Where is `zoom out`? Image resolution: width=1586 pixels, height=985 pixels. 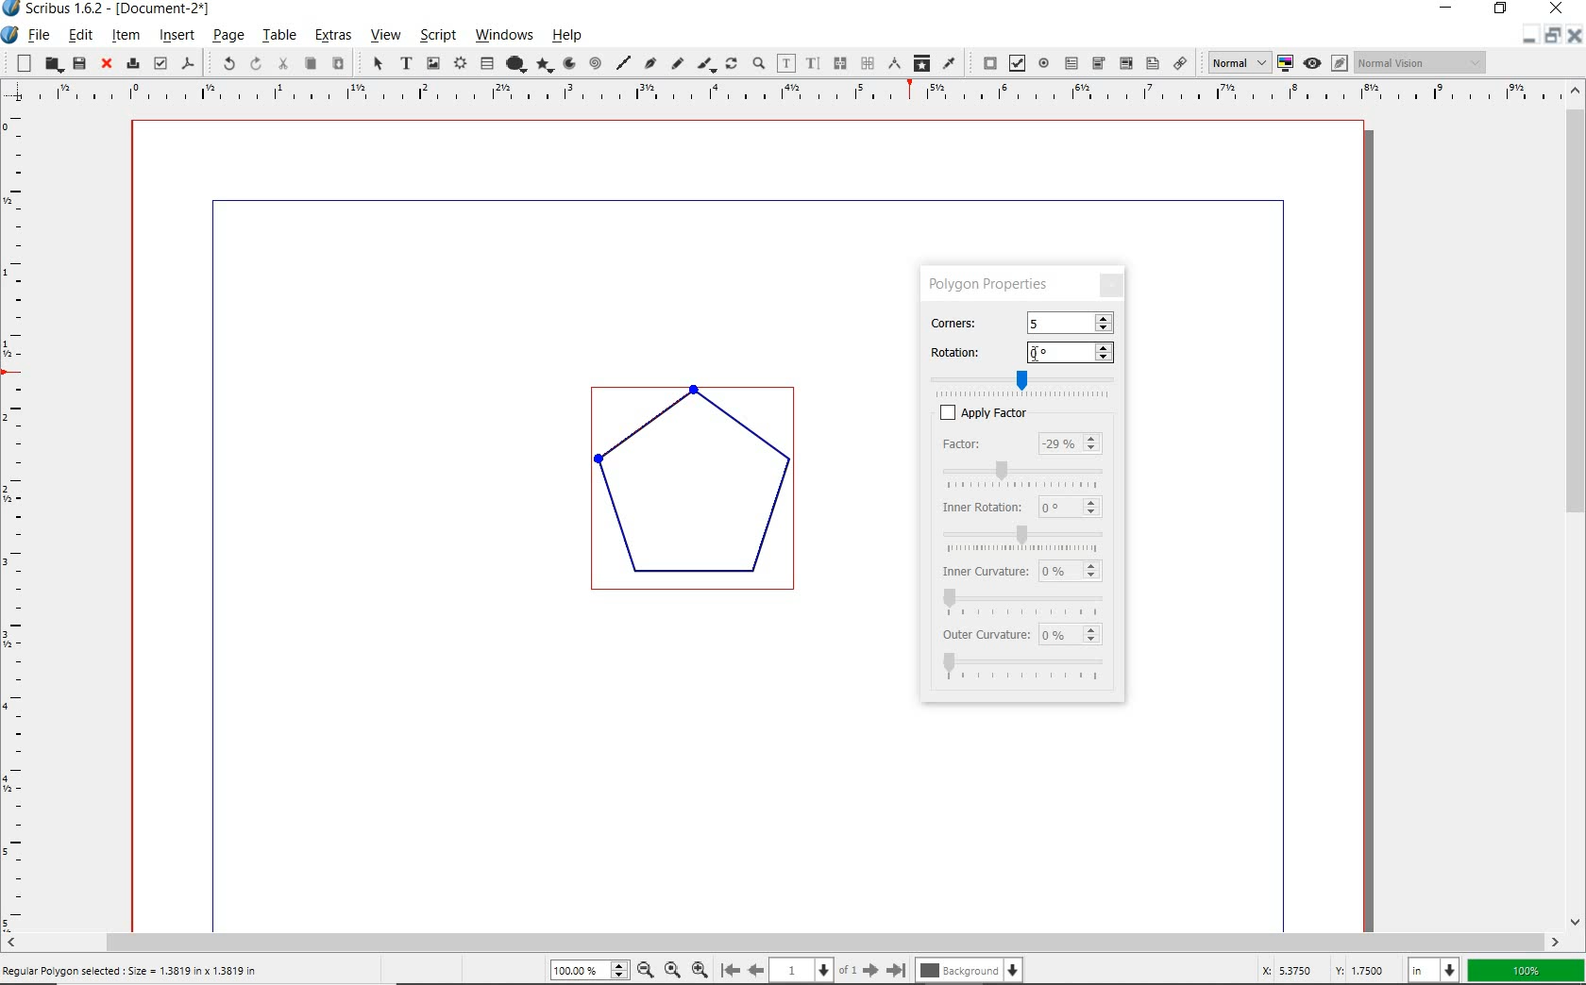
zoom out is located at coordinates (646, 970).